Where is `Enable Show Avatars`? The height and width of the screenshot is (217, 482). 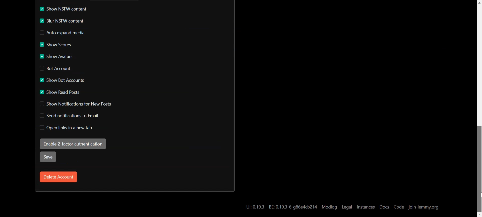
Enable Show Avatars is located at coordinates (59, 56).